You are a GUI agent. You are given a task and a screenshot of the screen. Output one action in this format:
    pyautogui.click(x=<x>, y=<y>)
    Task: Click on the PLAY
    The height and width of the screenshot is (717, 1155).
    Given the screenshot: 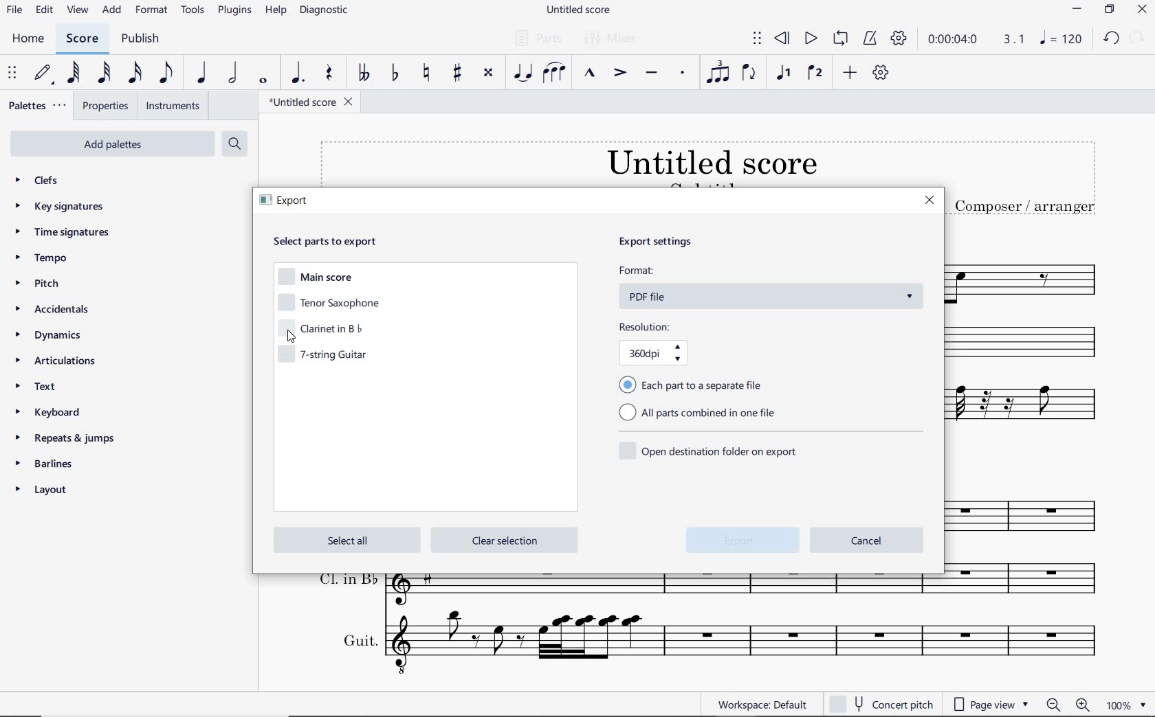 What is the action you would take?
    pyautogui.click(x=809, y=38)
    